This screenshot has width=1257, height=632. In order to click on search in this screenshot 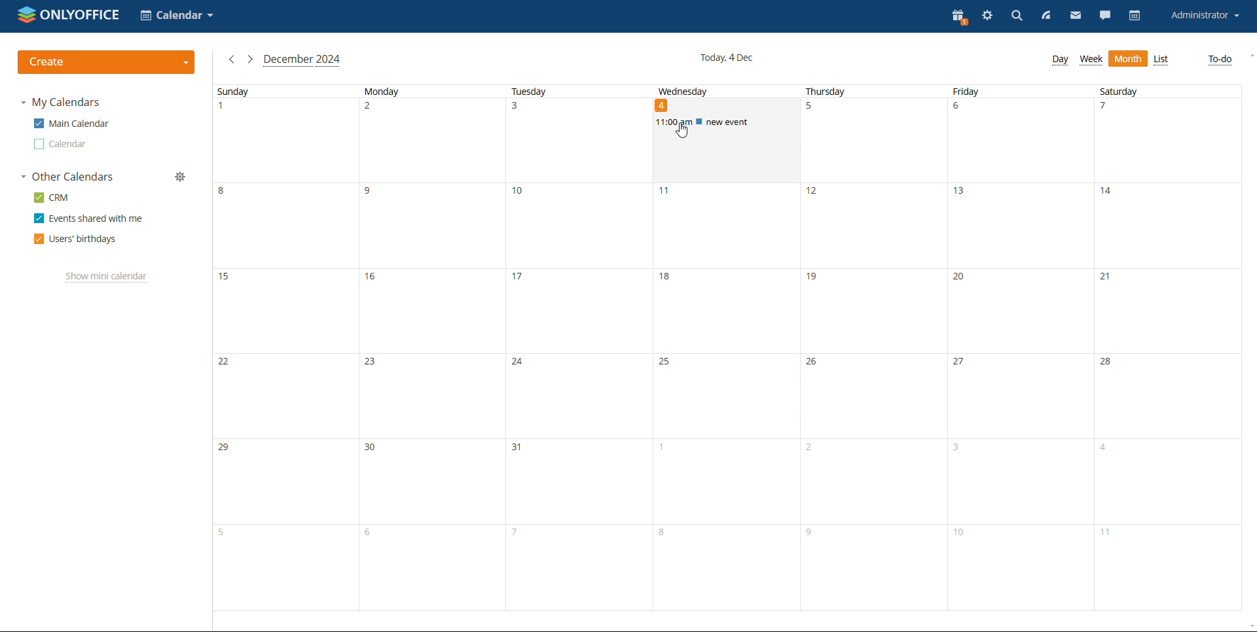, I will do `click(1016, 17)`.